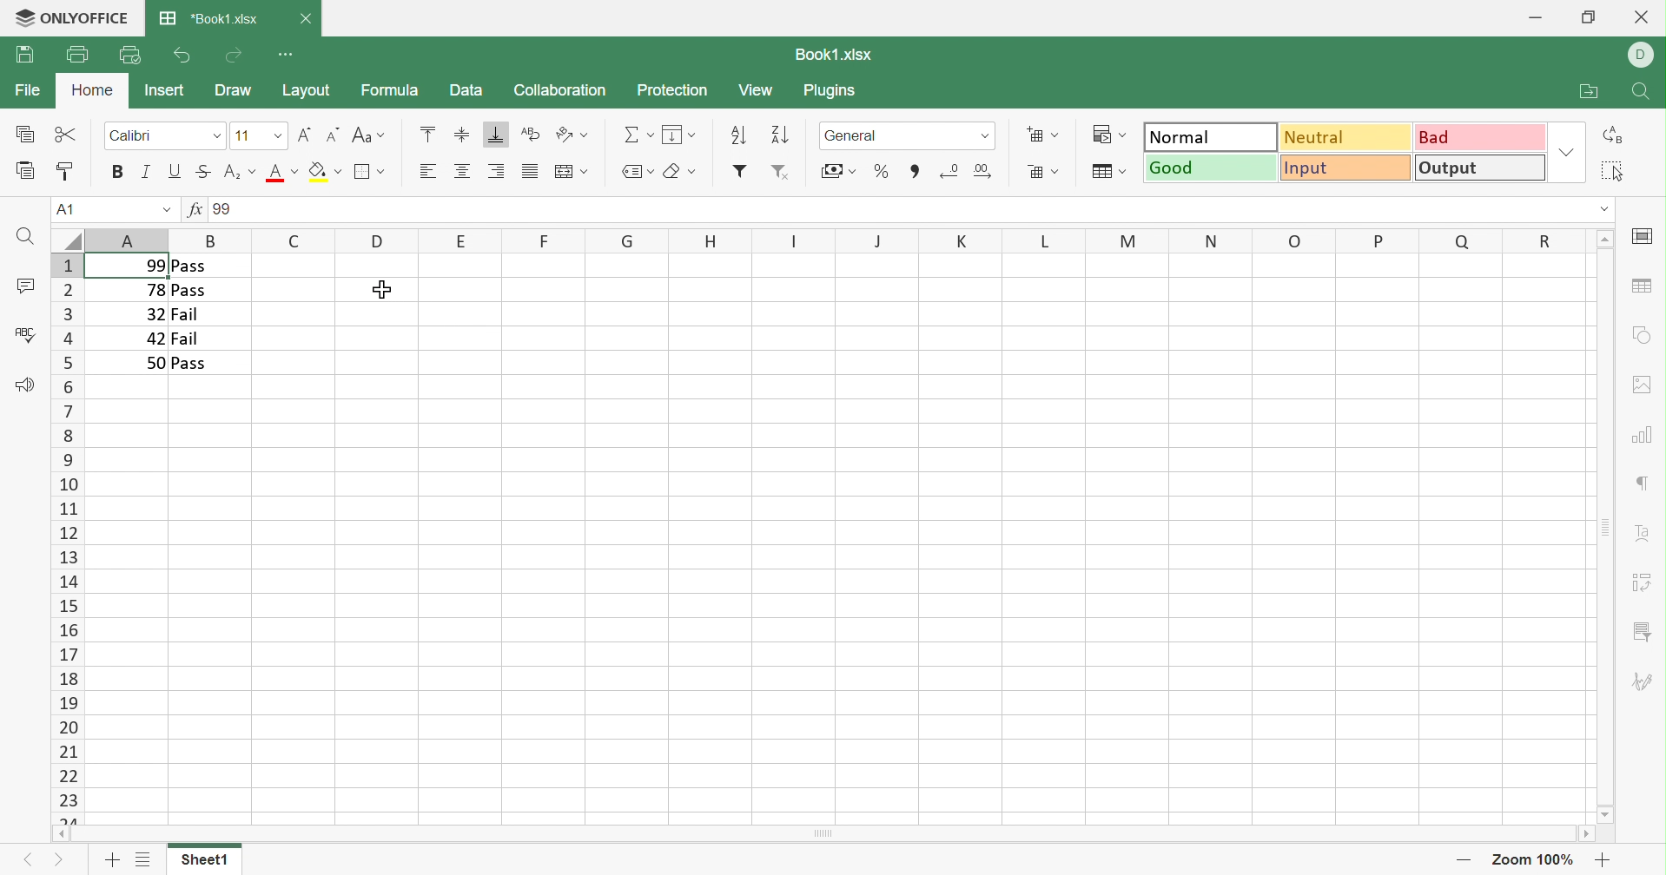 This screenshot has height=875, width=1666. What do you see at coordinates (756, 90) in the screenshot?
I see `View` at bounding box center [756, 90].